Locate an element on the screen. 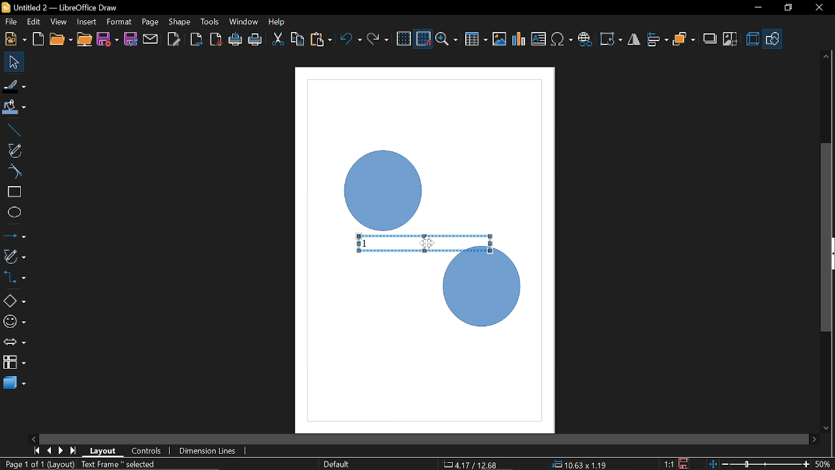 Image resolution: width=835 pixels, height=470 pixels. Rectangle is located at coordinates (14, 192).